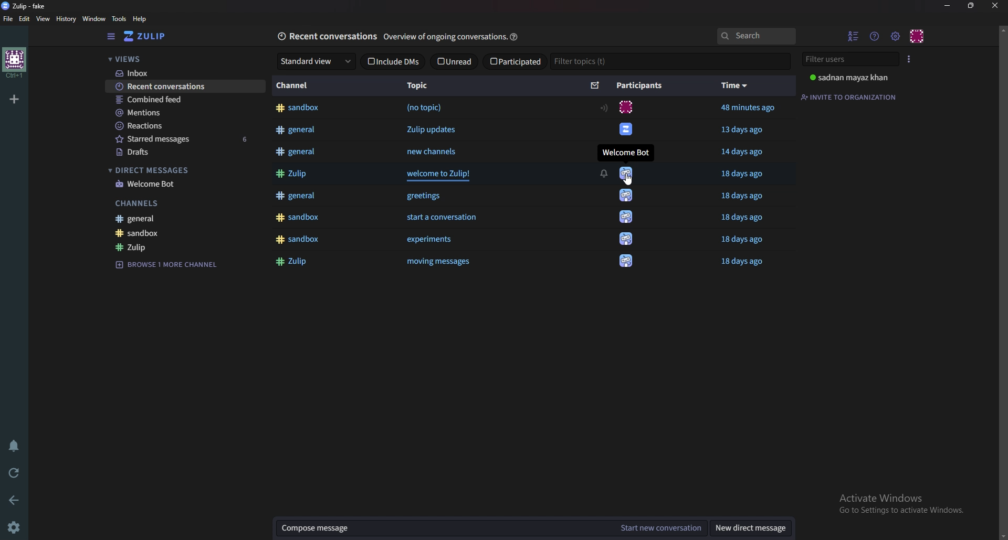 The width and height of the screenshot is (1008, 540). What do you see at coordinates (625, 263) in the screenshot?
I see `icon` at bounding box center [625, 263].